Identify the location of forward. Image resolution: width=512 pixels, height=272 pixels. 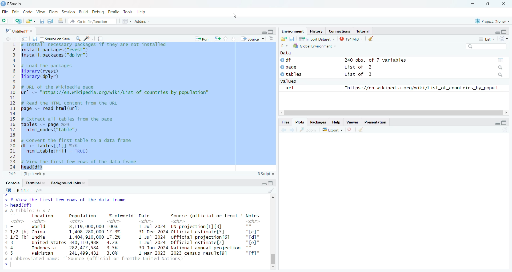
(292, 130).